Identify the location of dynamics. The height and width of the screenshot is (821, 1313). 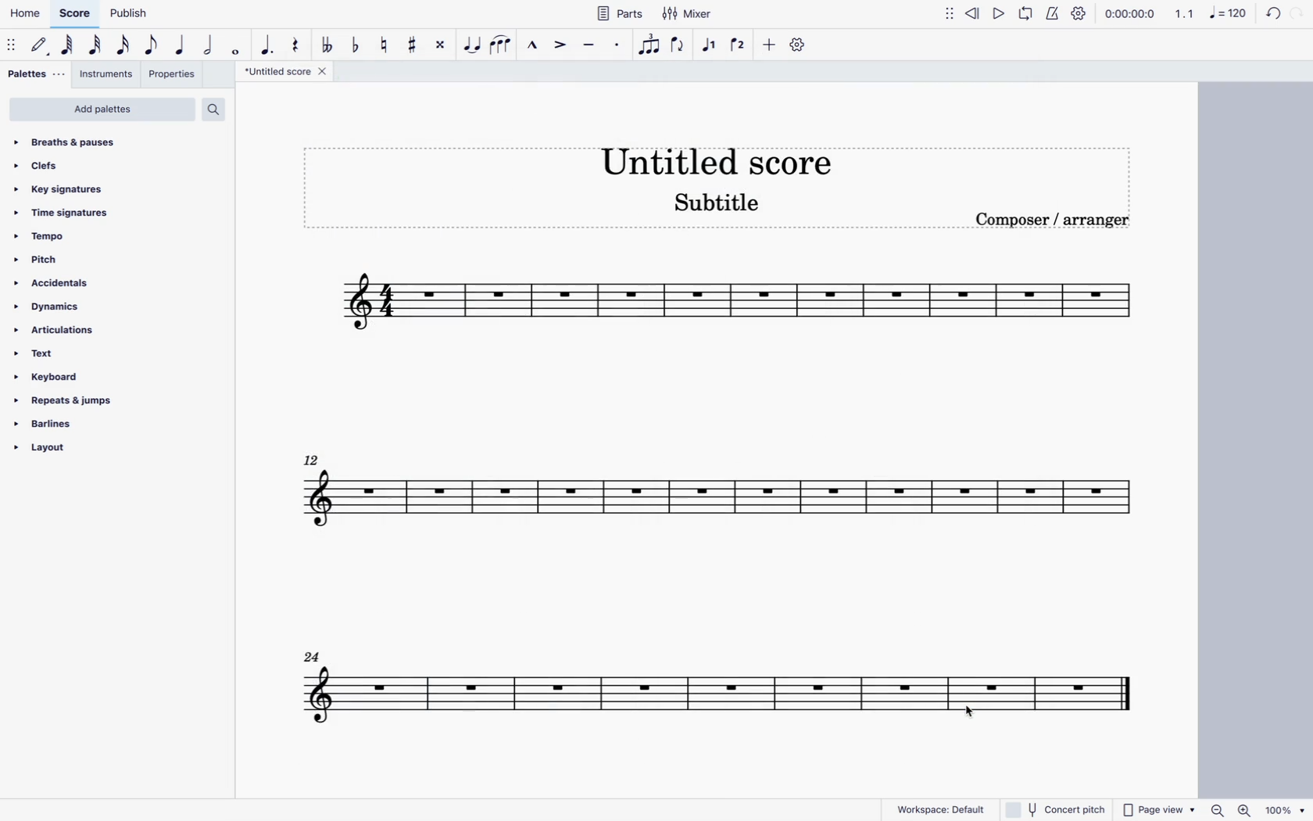
(50, 308).